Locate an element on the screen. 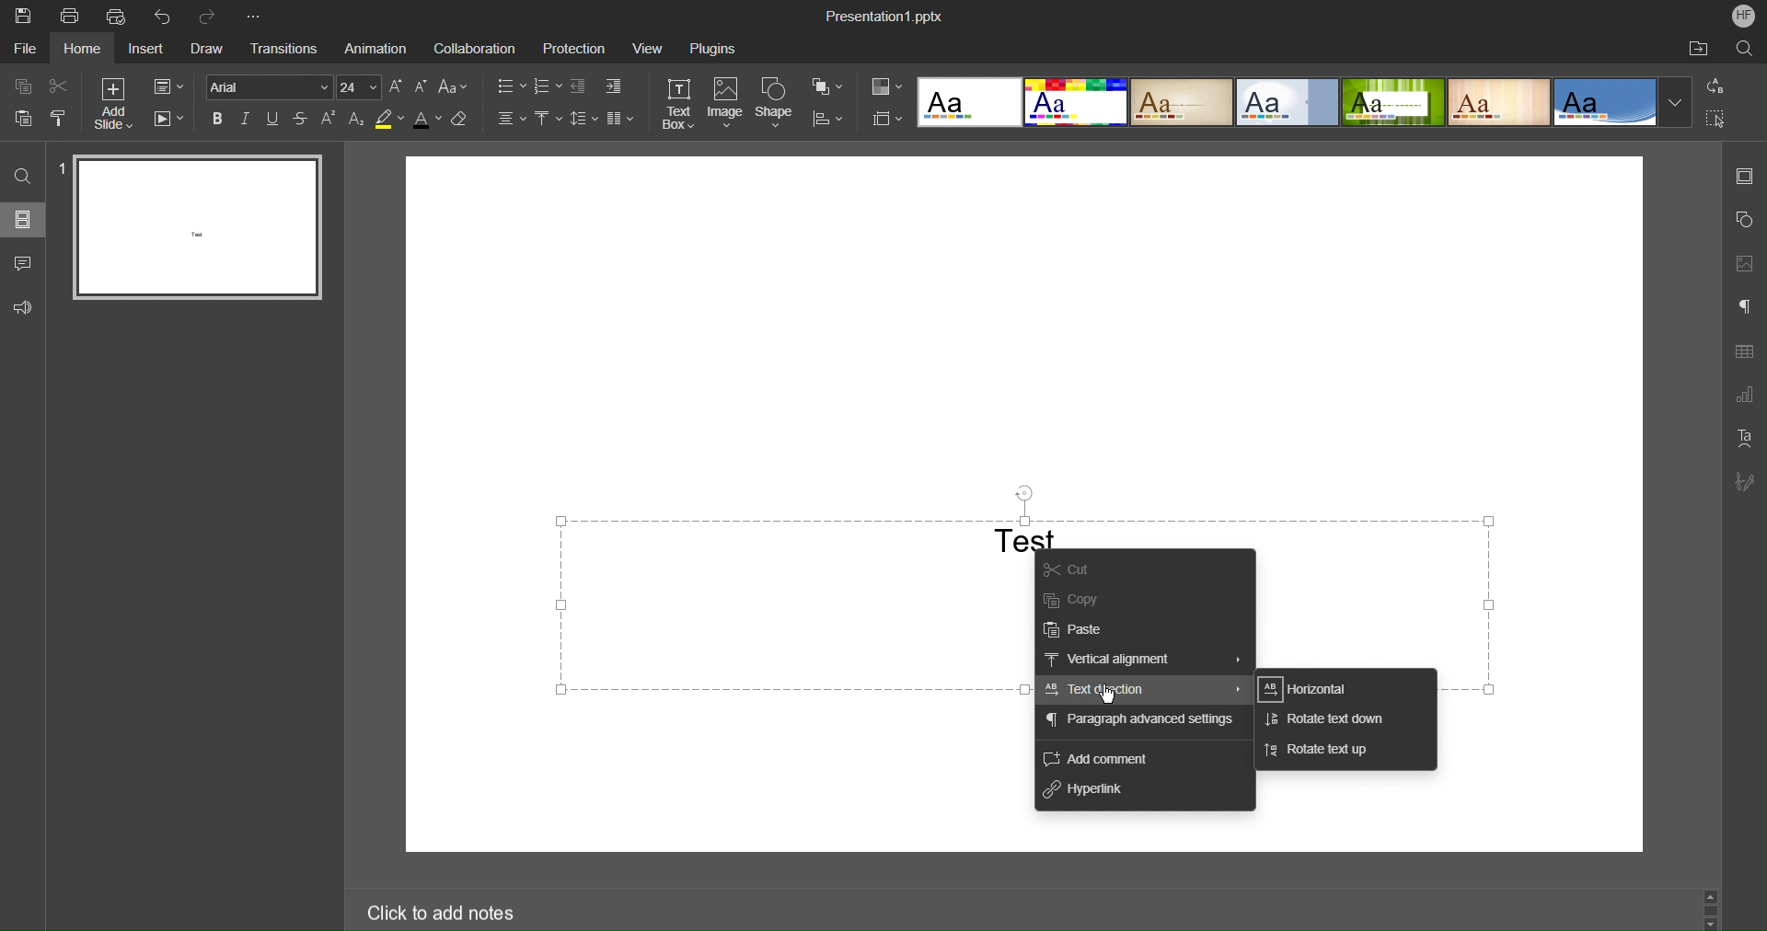 This screenshot has width=1767, height=931. Decrease indent is located at coordinates (579, 86).